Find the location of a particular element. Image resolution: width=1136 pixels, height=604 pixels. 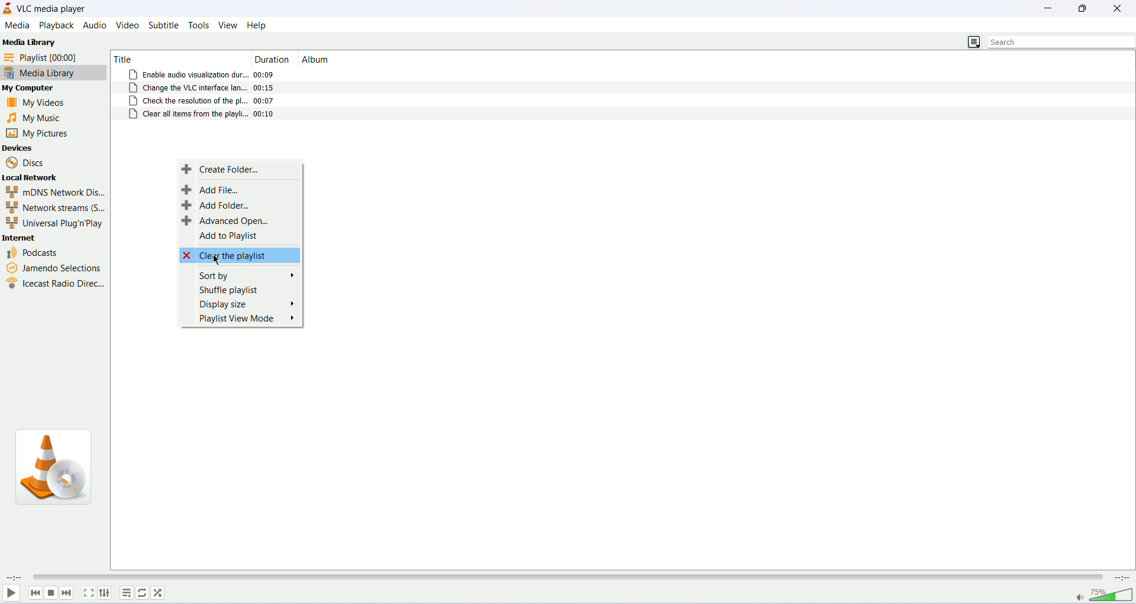

play/pause is located at coordinates (11, 595).